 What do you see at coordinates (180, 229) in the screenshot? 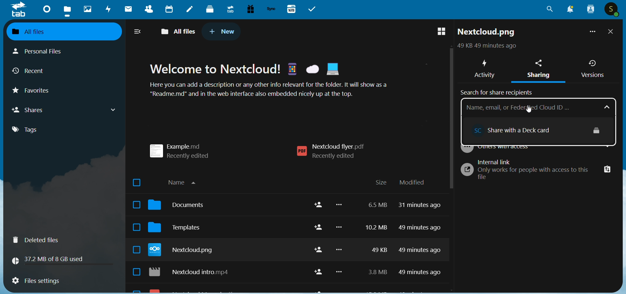
I see `templates` at bounding box center [180, 229].